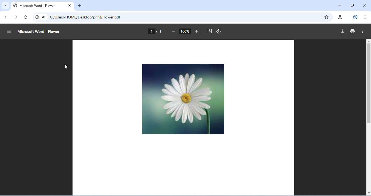 The image size is (371, 196). I want to click on rotate counterclockwise, so click(219, 31).